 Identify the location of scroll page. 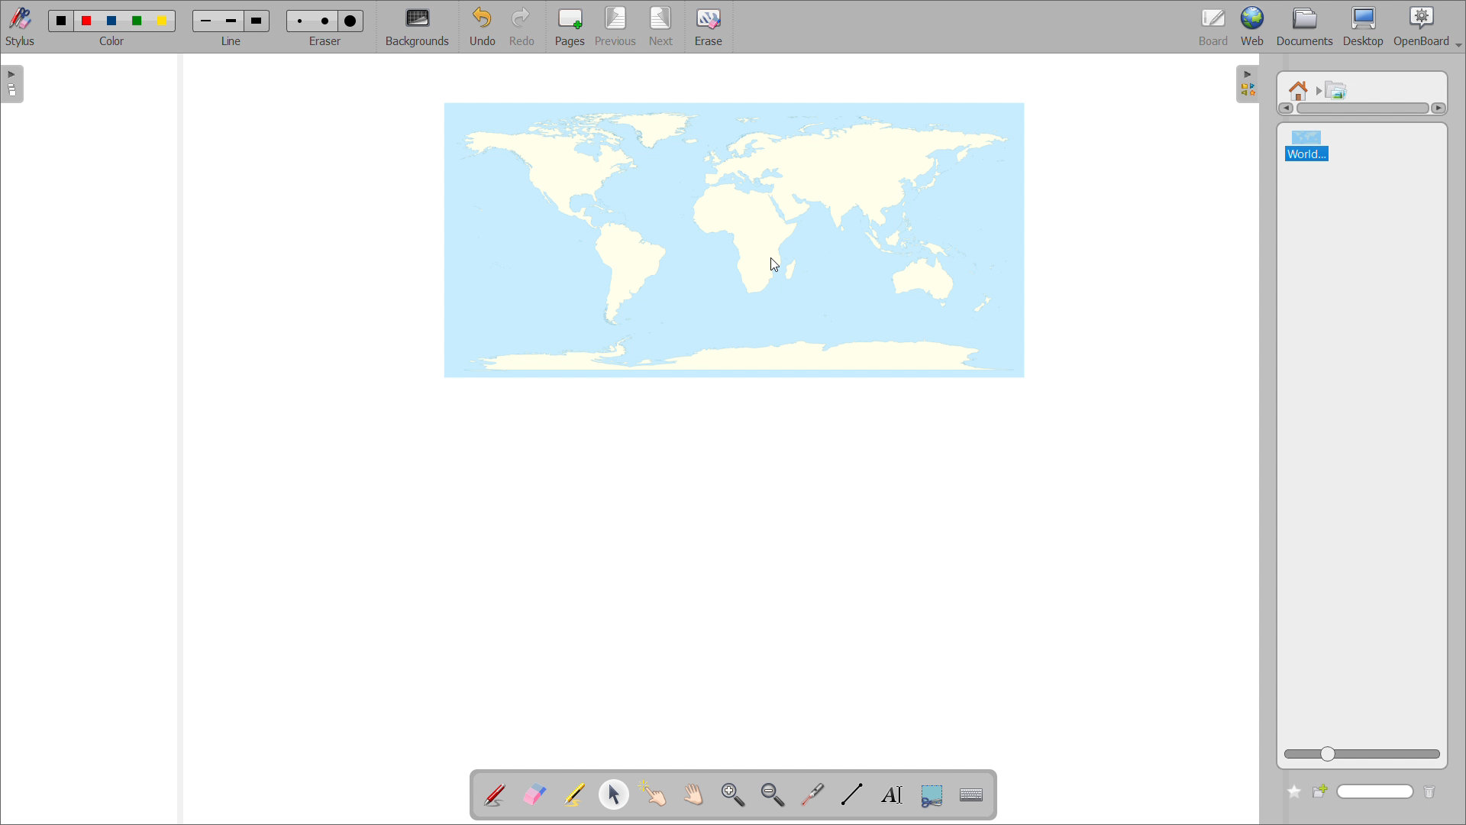
(693, 794).